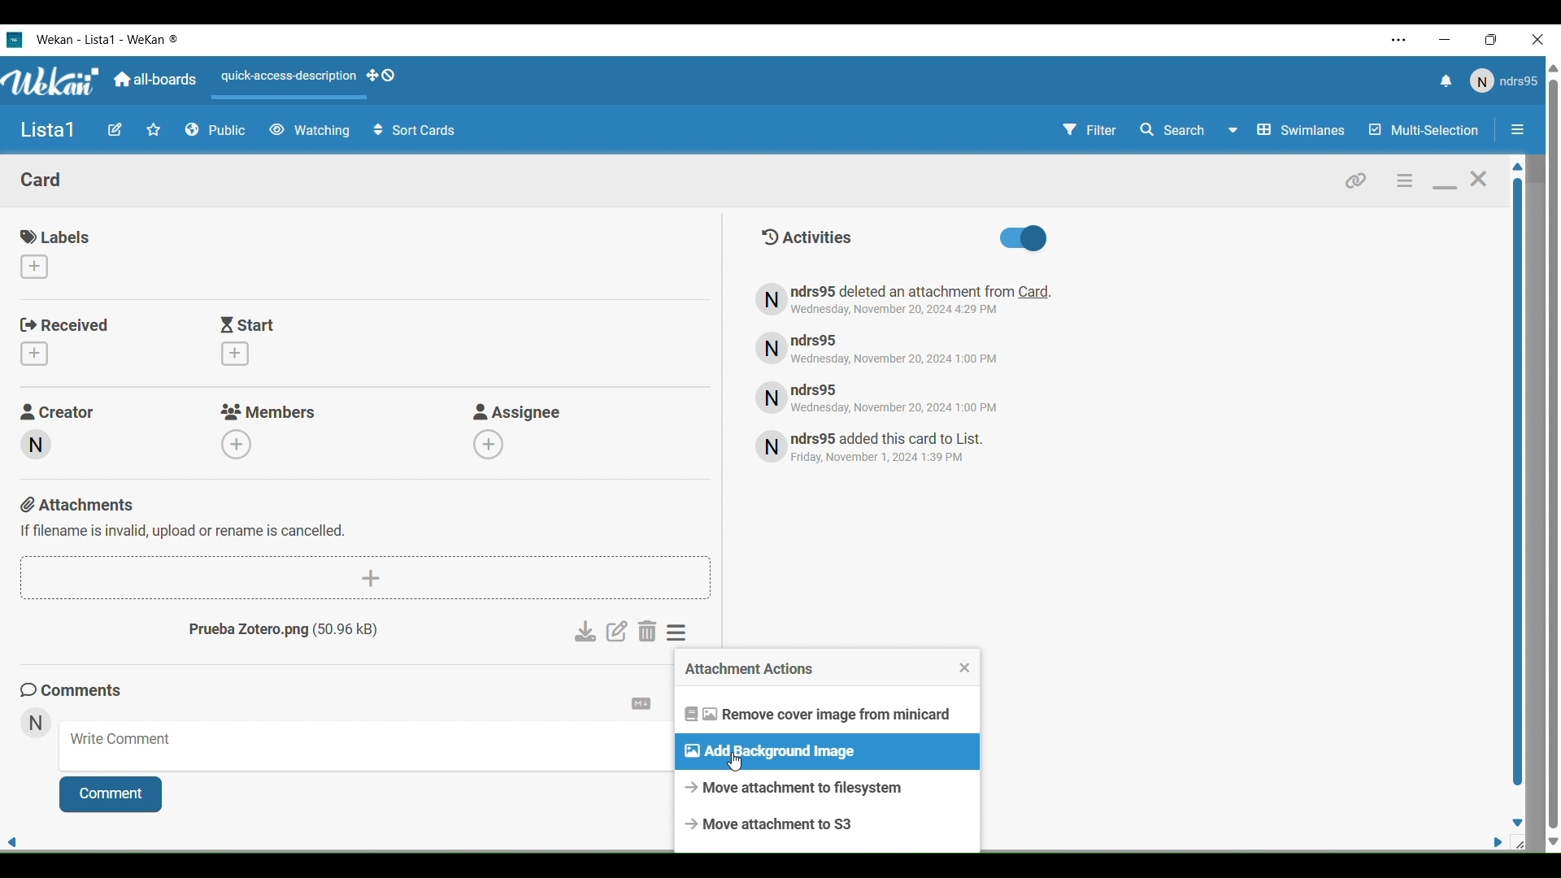 The width and height of the screenshot is (1561, 878). I want to click on Text, so click(901, 397).